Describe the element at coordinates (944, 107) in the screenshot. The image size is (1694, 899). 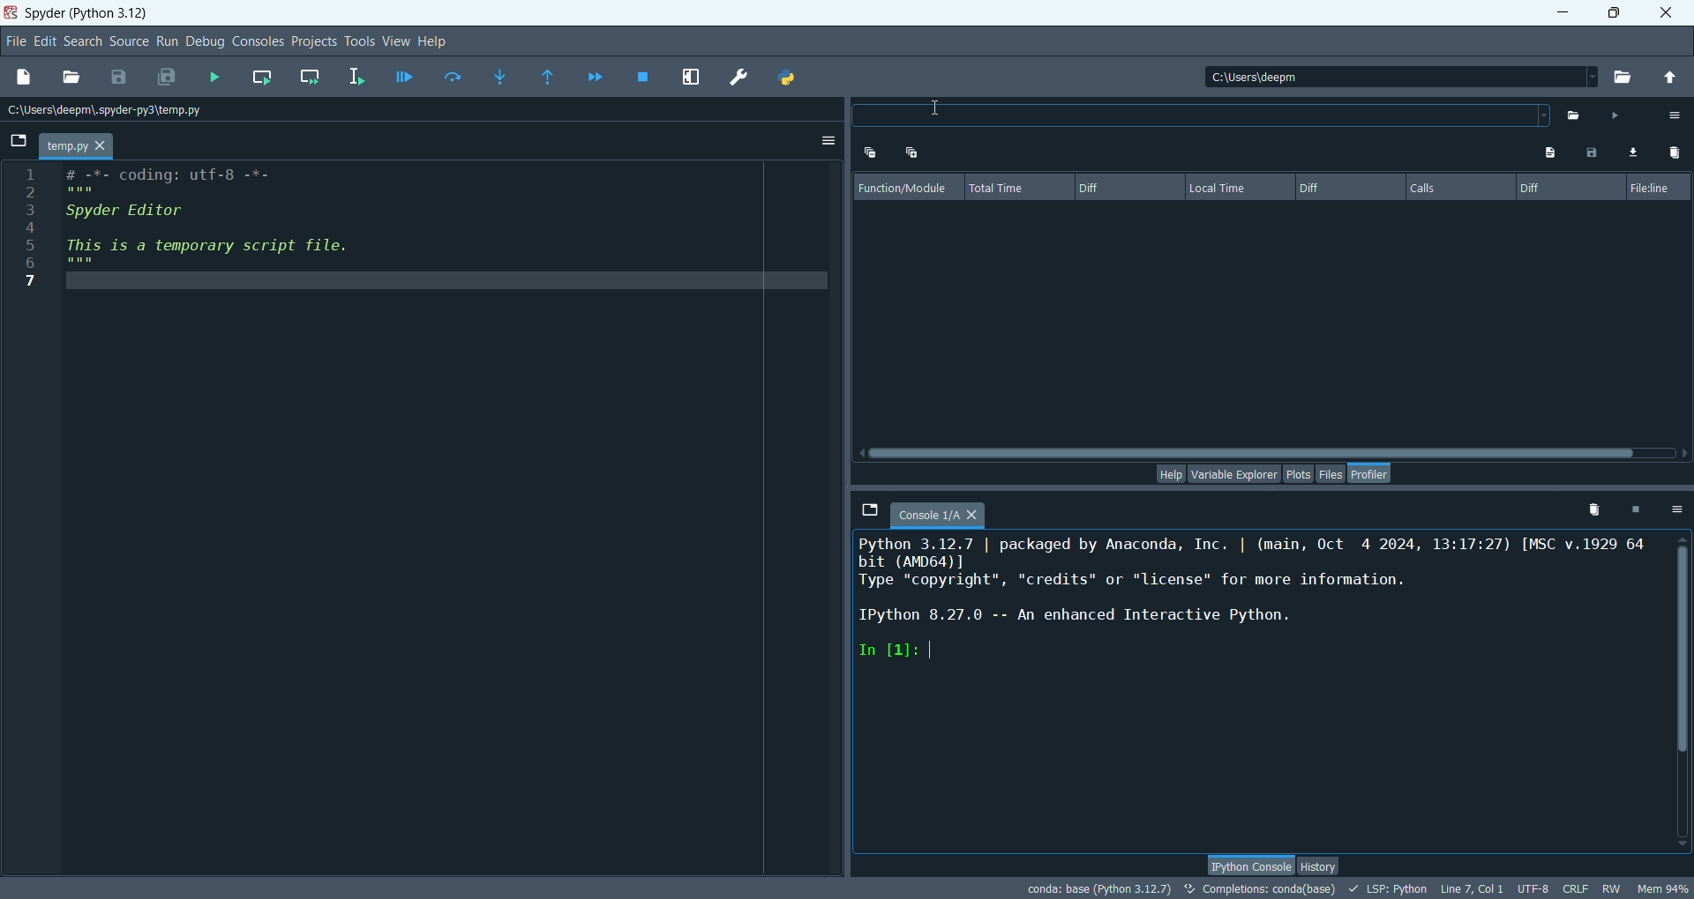
I see `cursor` at that location.